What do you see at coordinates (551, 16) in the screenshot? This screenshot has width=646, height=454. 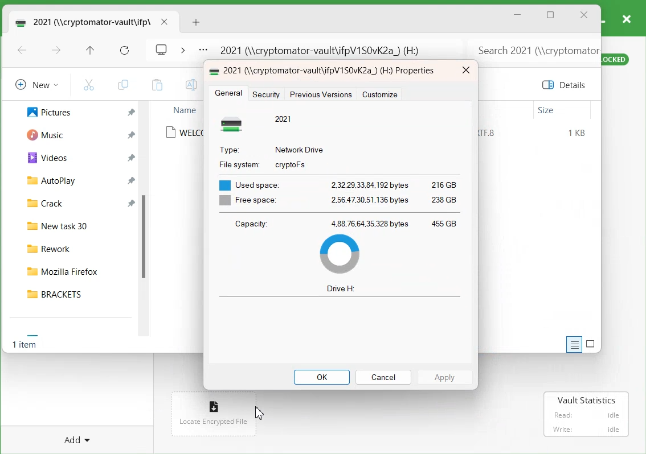 I see `Maximize` at bounding box center [551, 16].